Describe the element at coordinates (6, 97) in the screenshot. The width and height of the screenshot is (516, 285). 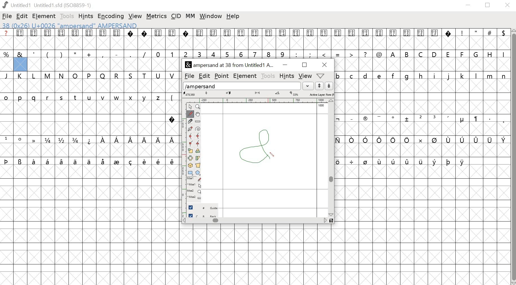
I see `o` at that location.